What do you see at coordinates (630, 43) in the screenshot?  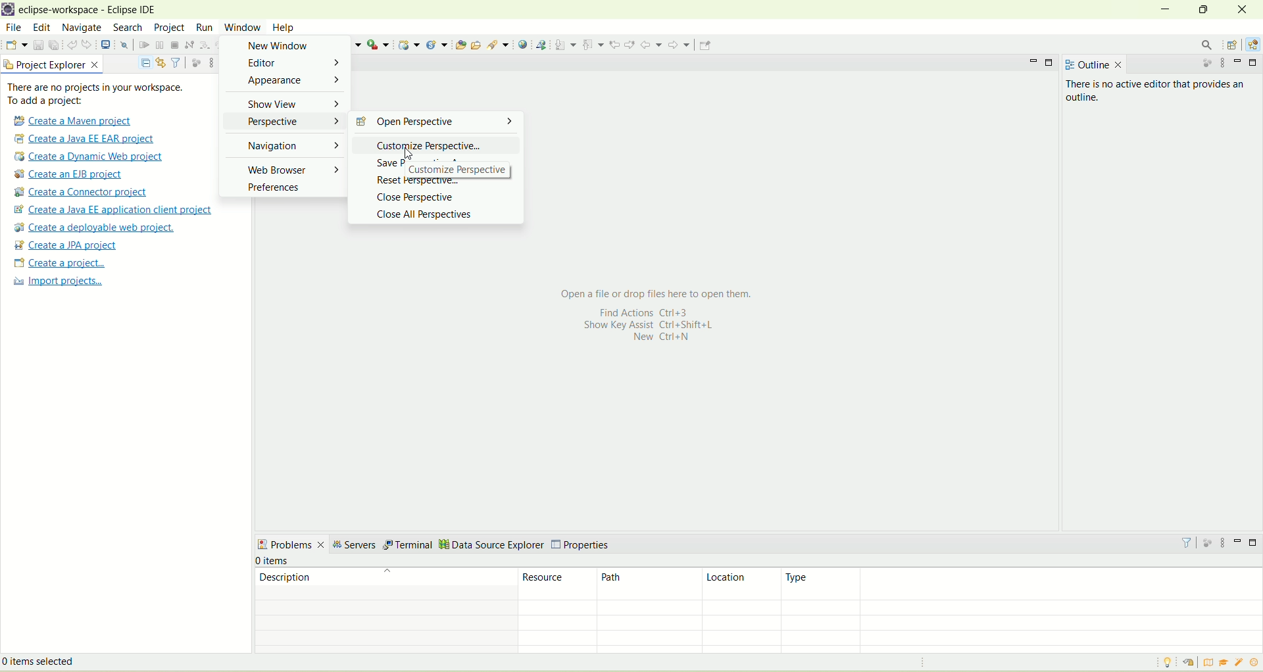 I see `next edit location` at bounding box center [630, 43].